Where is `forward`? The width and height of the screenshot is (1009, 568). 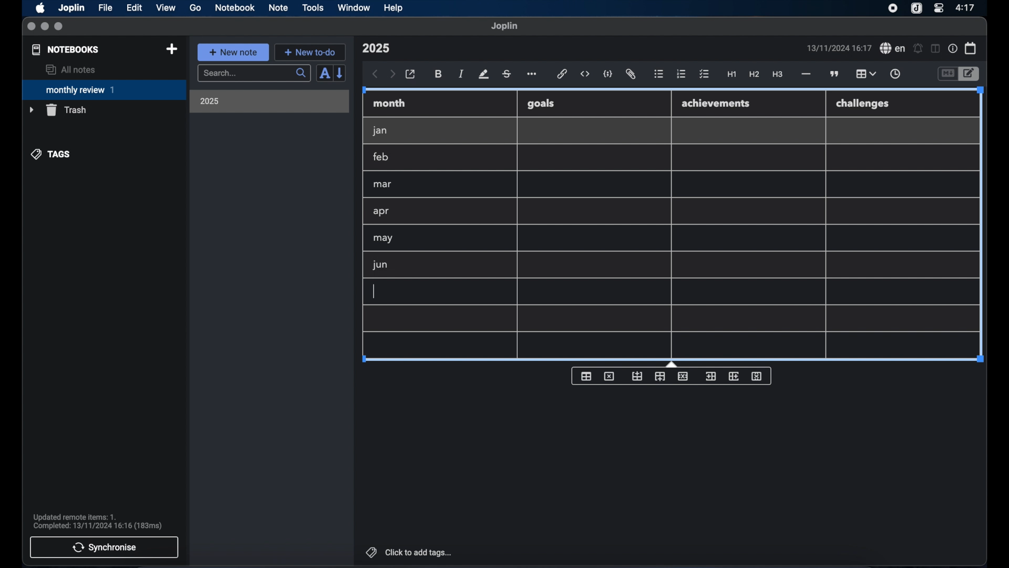
forward is located at coordinates (393, 75).